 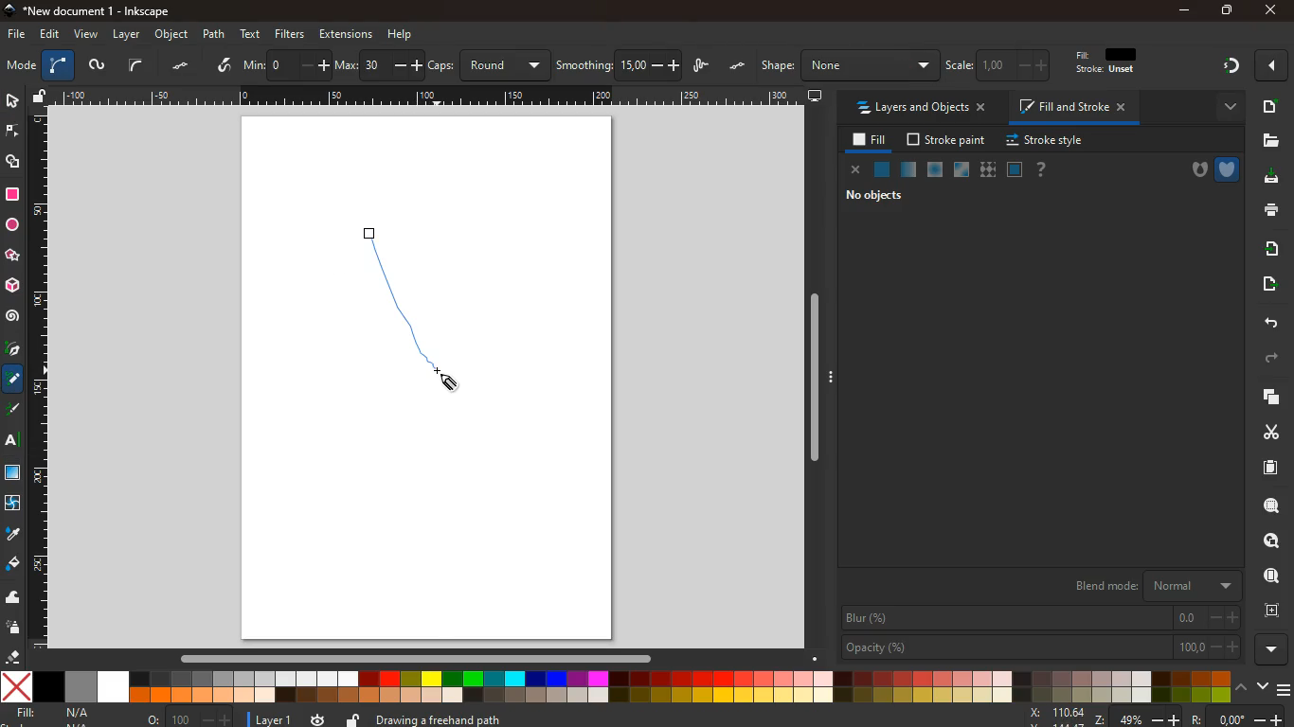 I want to click on layer, so click(x=275, y=720).